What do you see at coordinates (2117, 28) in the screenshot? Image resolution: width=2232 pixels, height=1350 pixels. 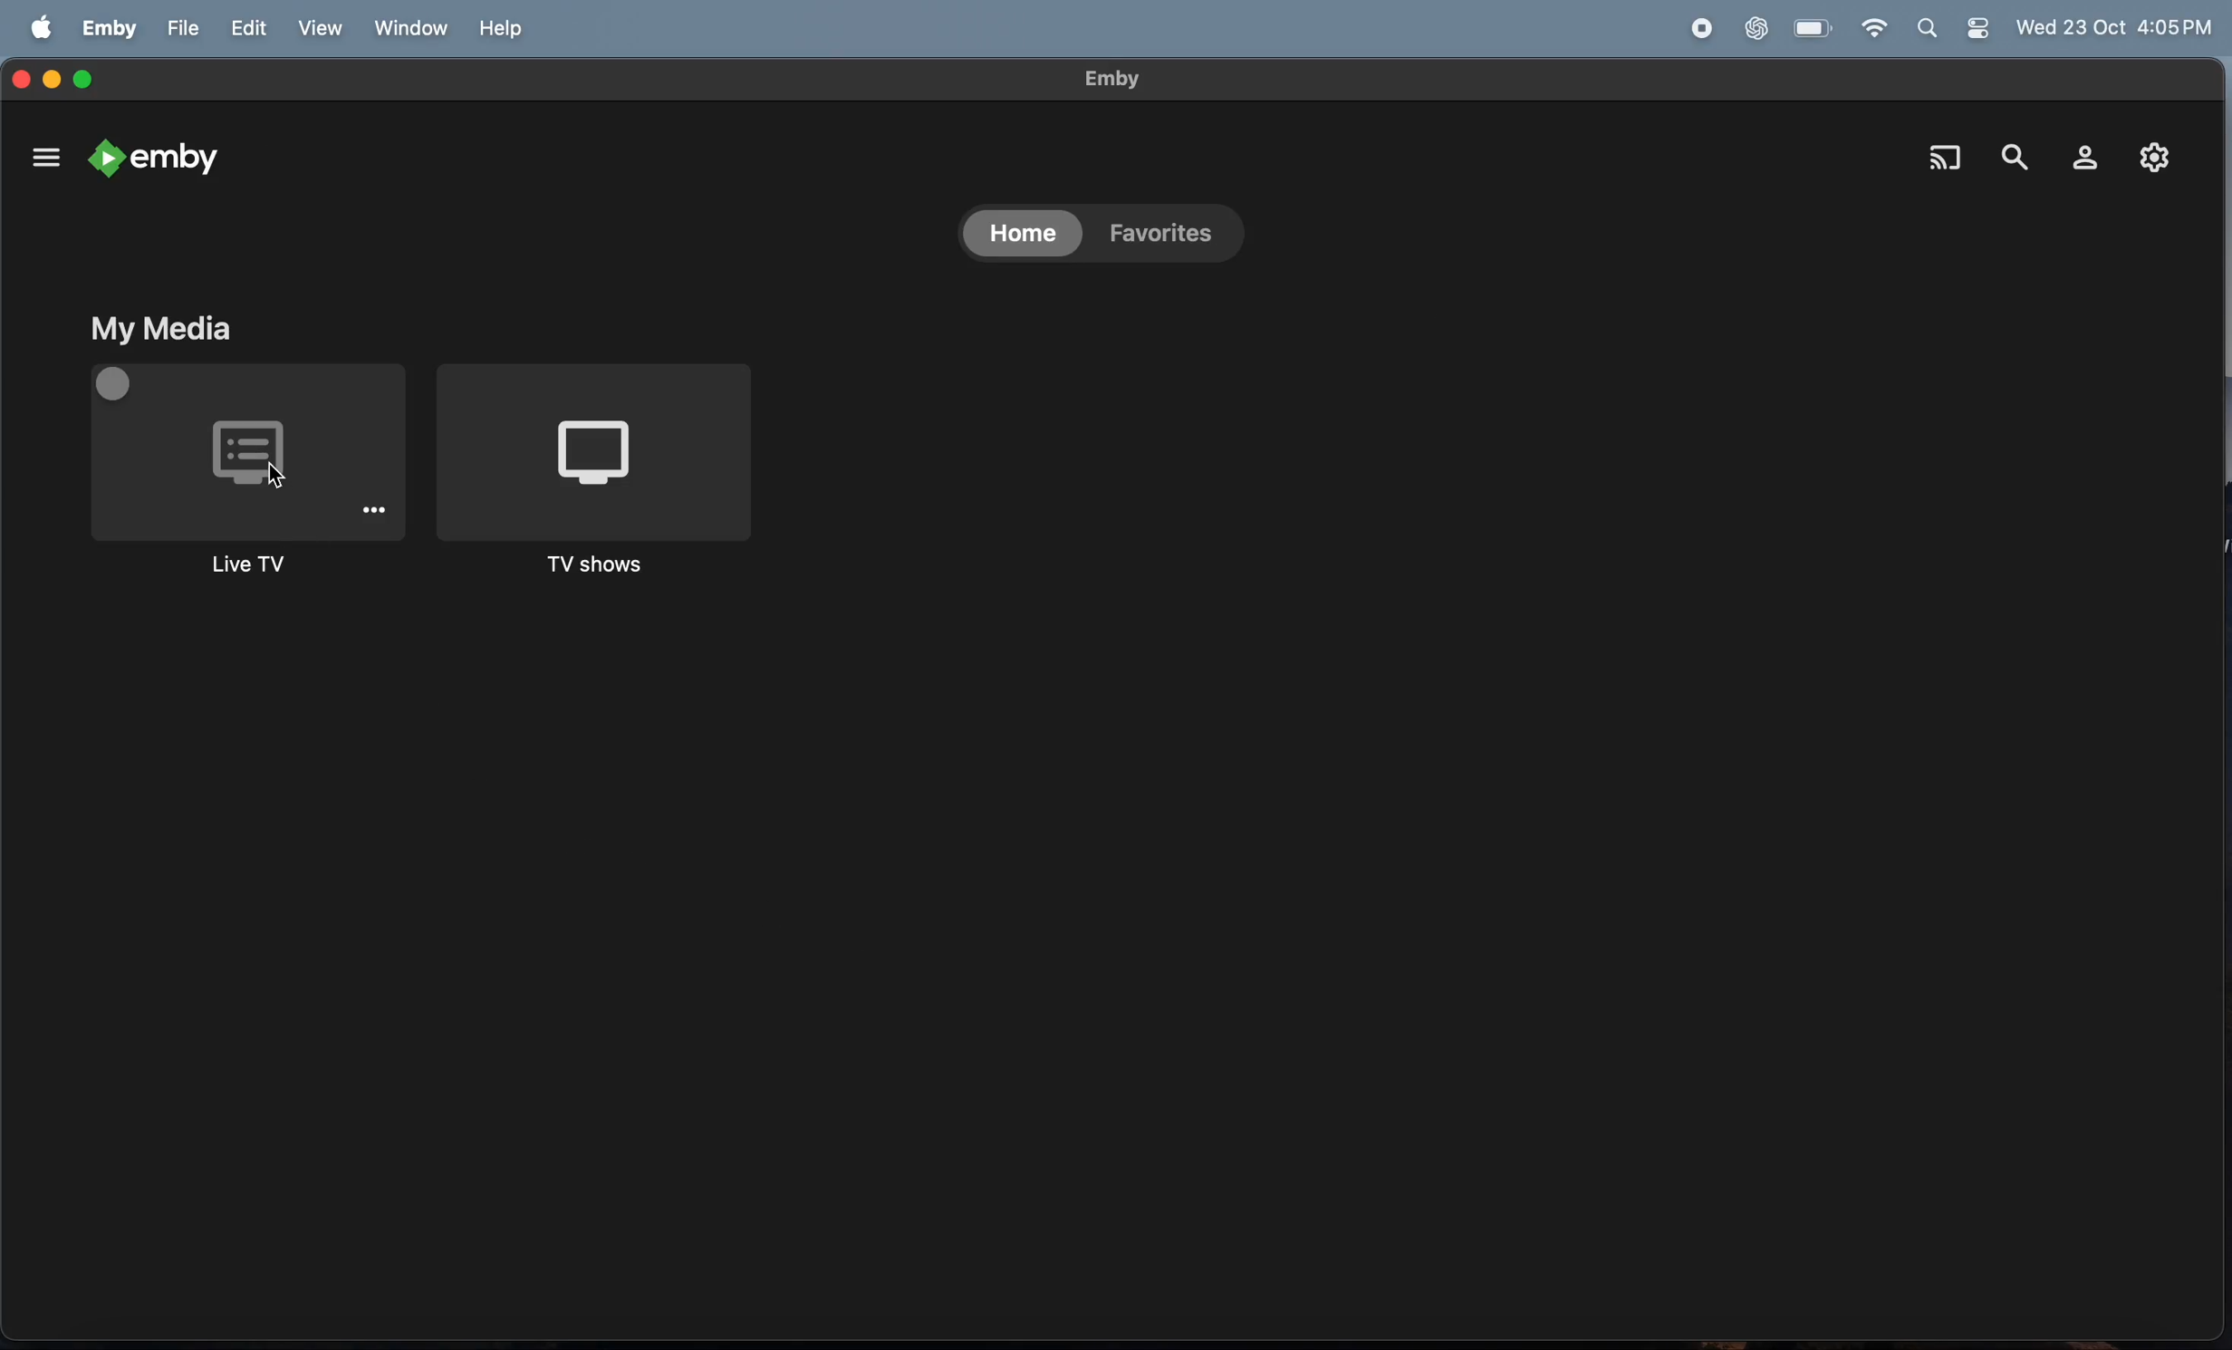 I see `time and date` at bounding box center [2117, 28].